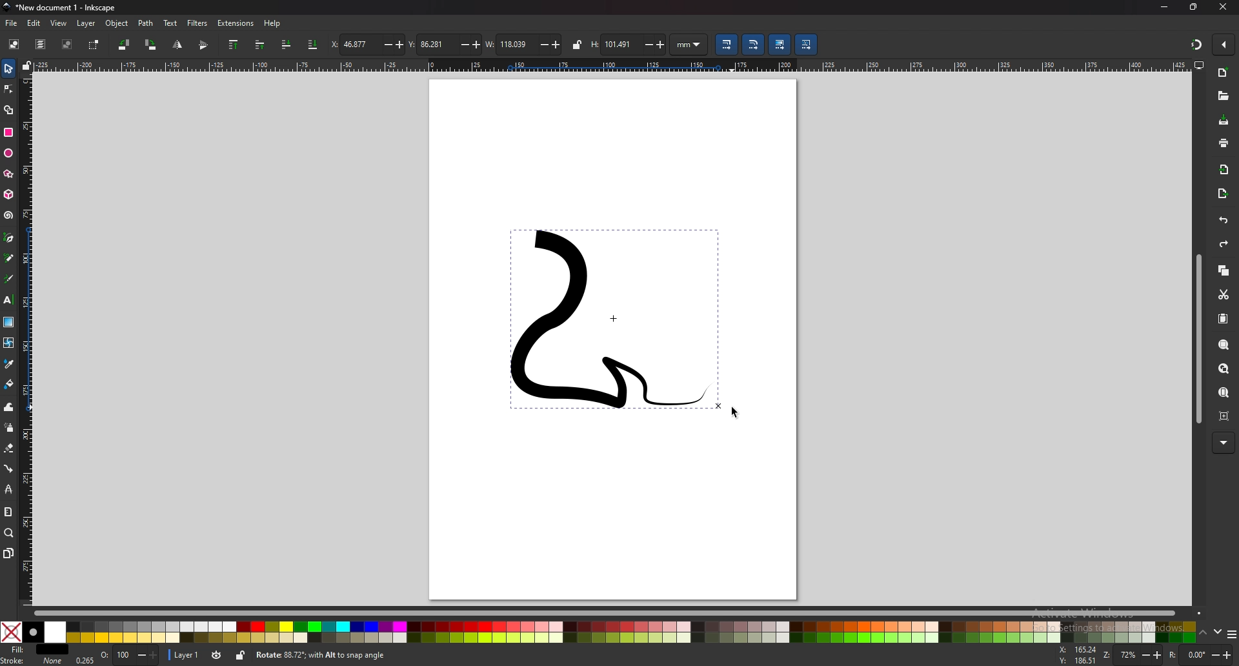  I want to click on down, so click(1219, 632).